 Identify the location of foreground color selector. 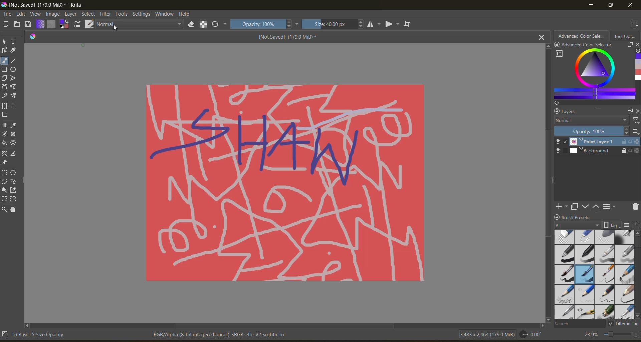
(64, 24).